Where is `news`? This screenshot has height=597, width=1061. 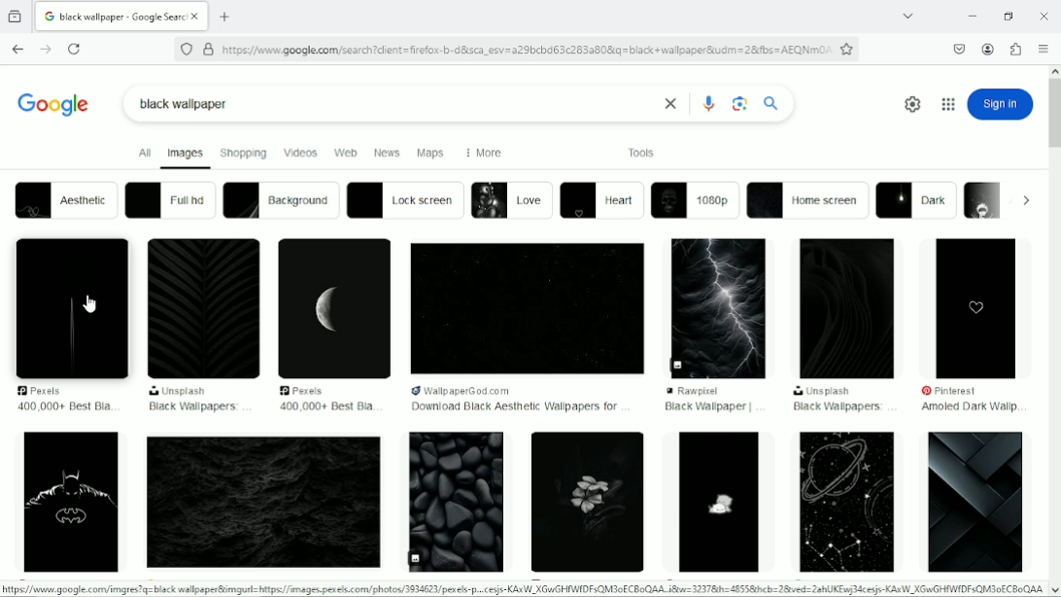 news is located at coordinates (388, 153).